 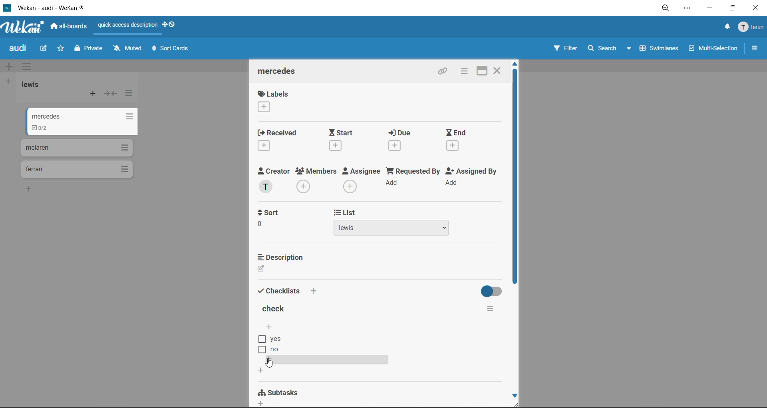 I want to click on all boards, so click(x=69, y=27).